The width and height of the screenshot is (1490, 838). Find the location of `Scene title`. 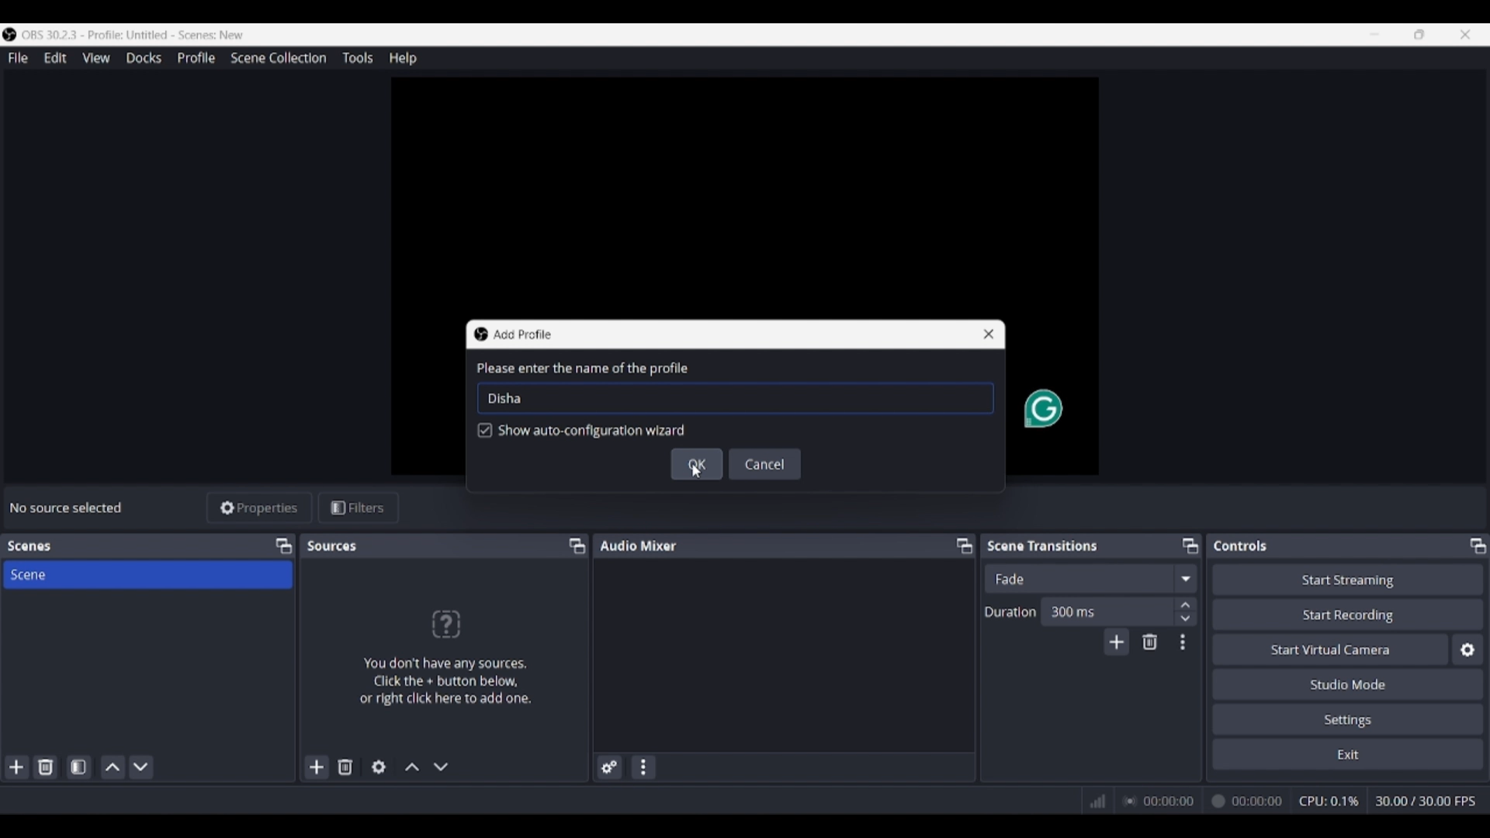

Scene title is located at coordinates (147, 574).